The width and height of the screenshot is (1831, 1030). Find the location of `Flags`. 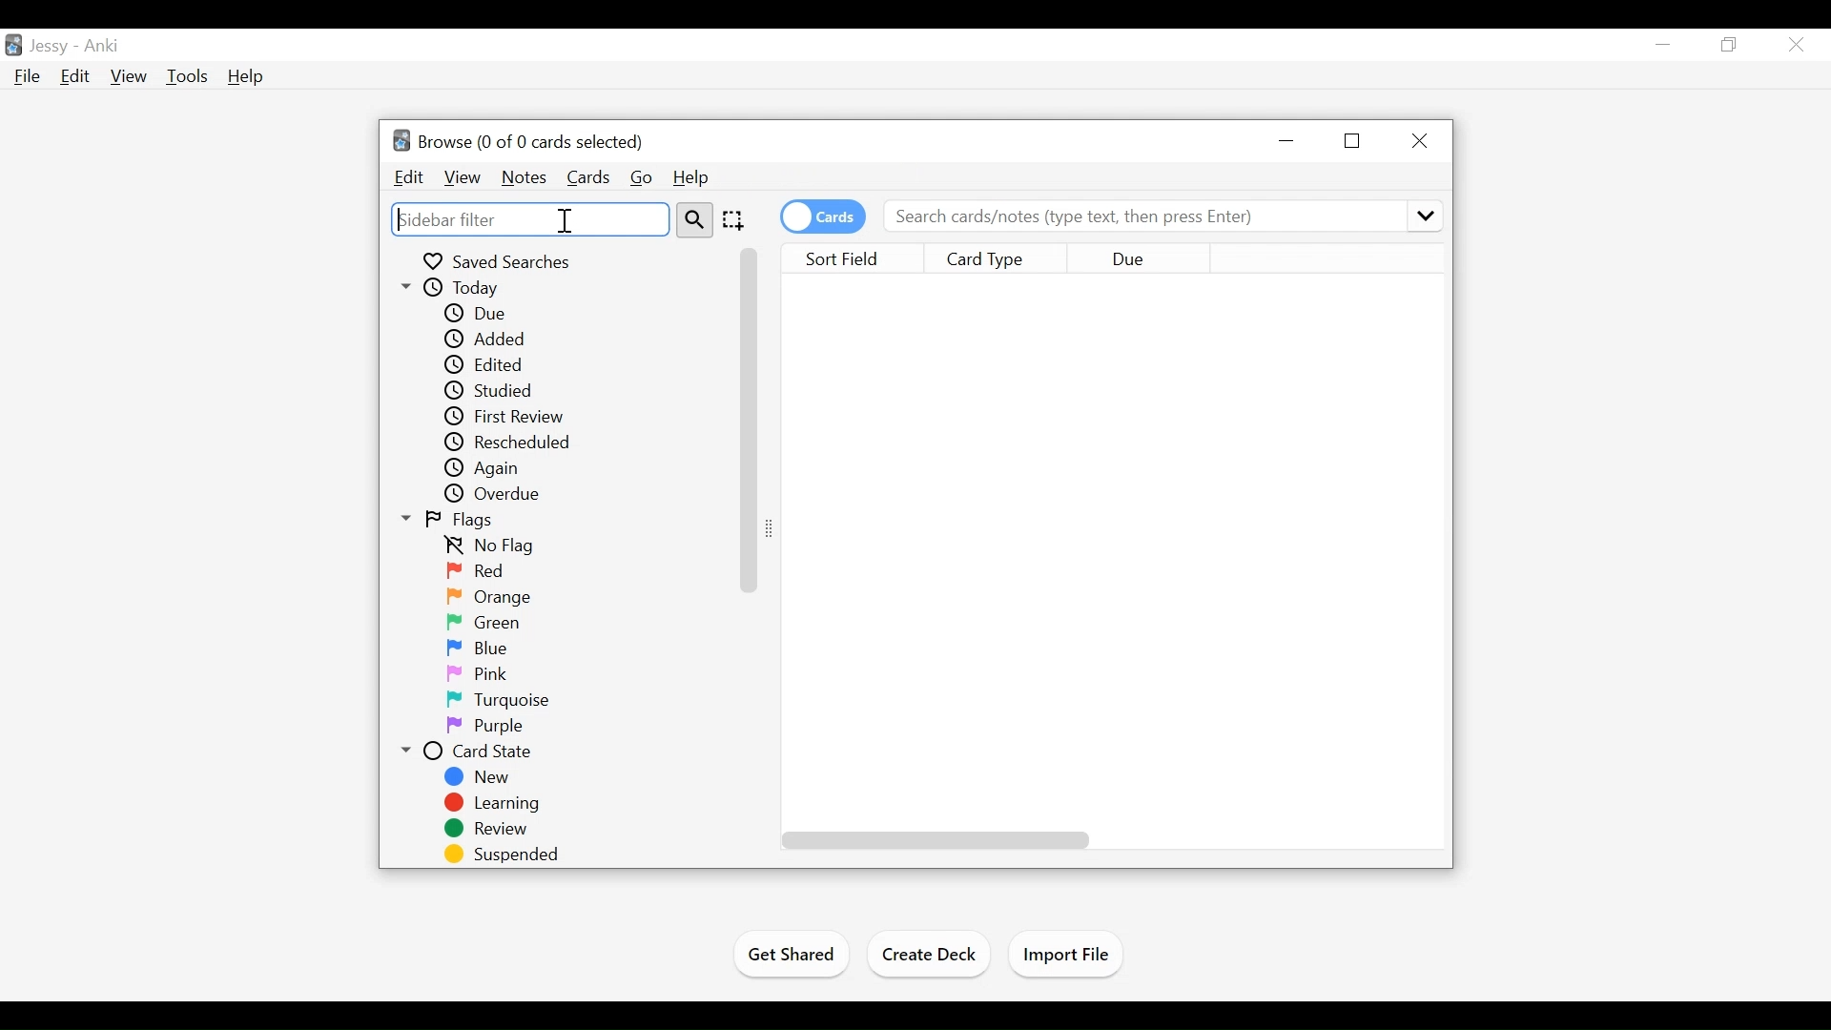

Flags is located at coordinates (451, 520).